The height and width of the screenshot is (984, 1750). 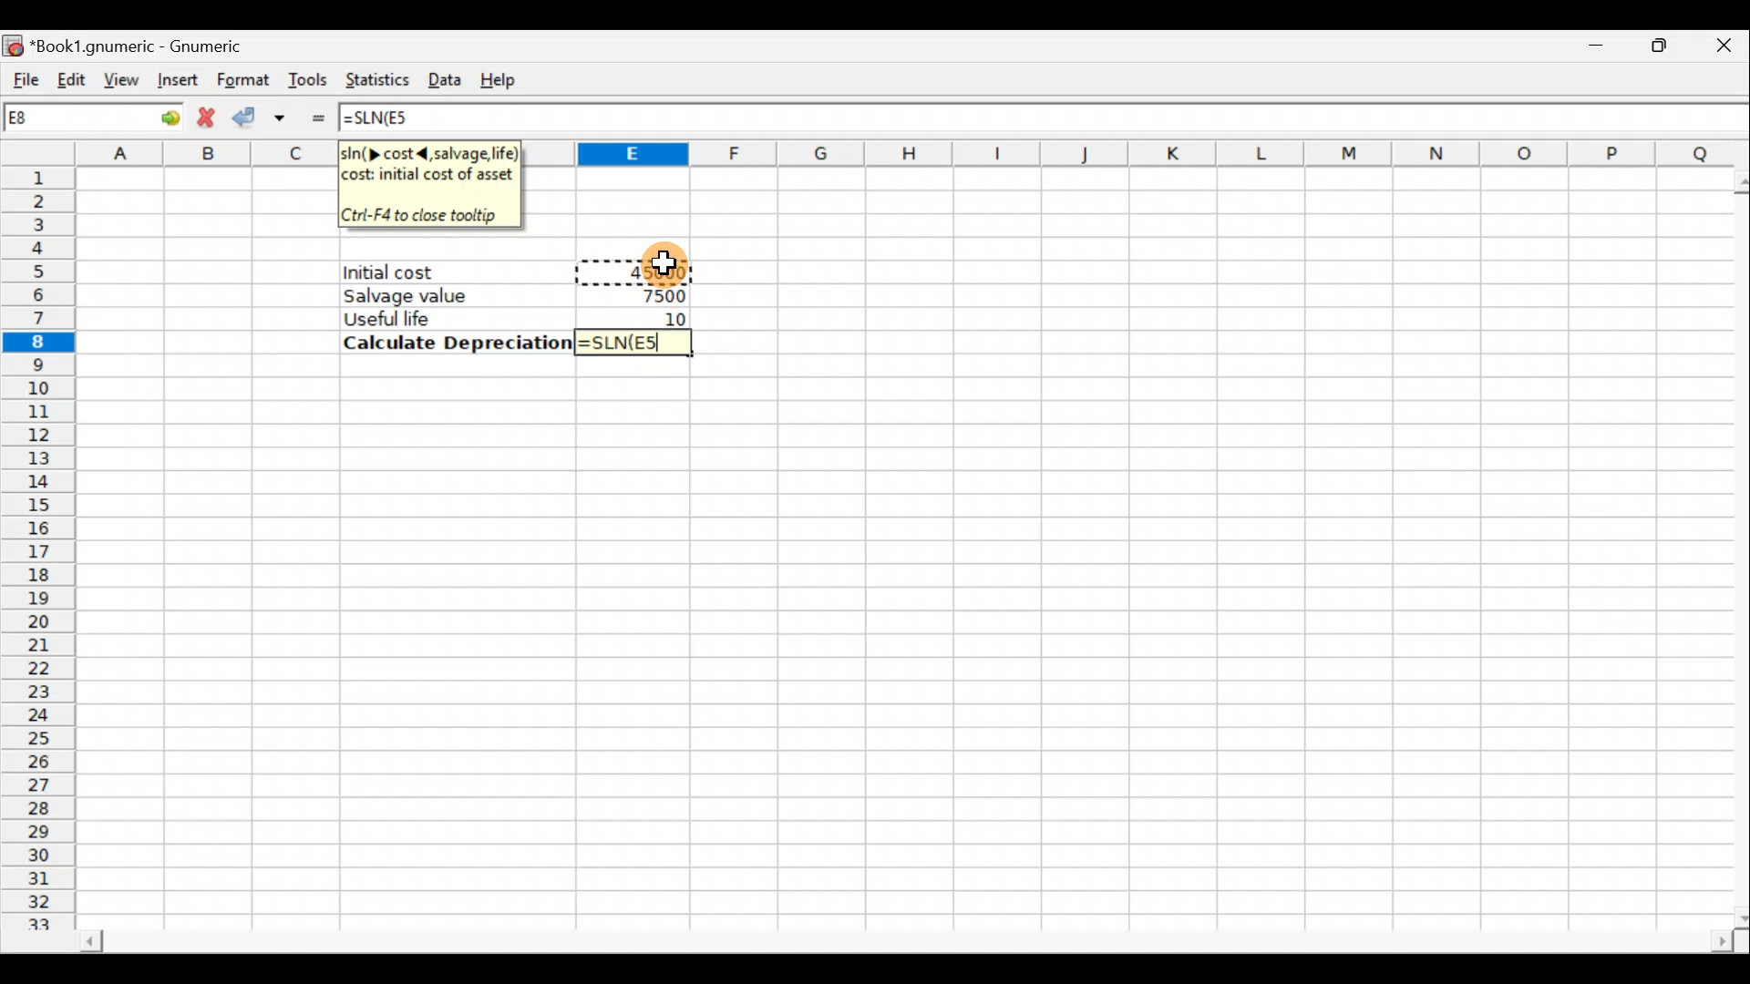 What do you see at coordinates (43, 550) in the screenshot?
I see `Rows` at bounding box center [43, 550].